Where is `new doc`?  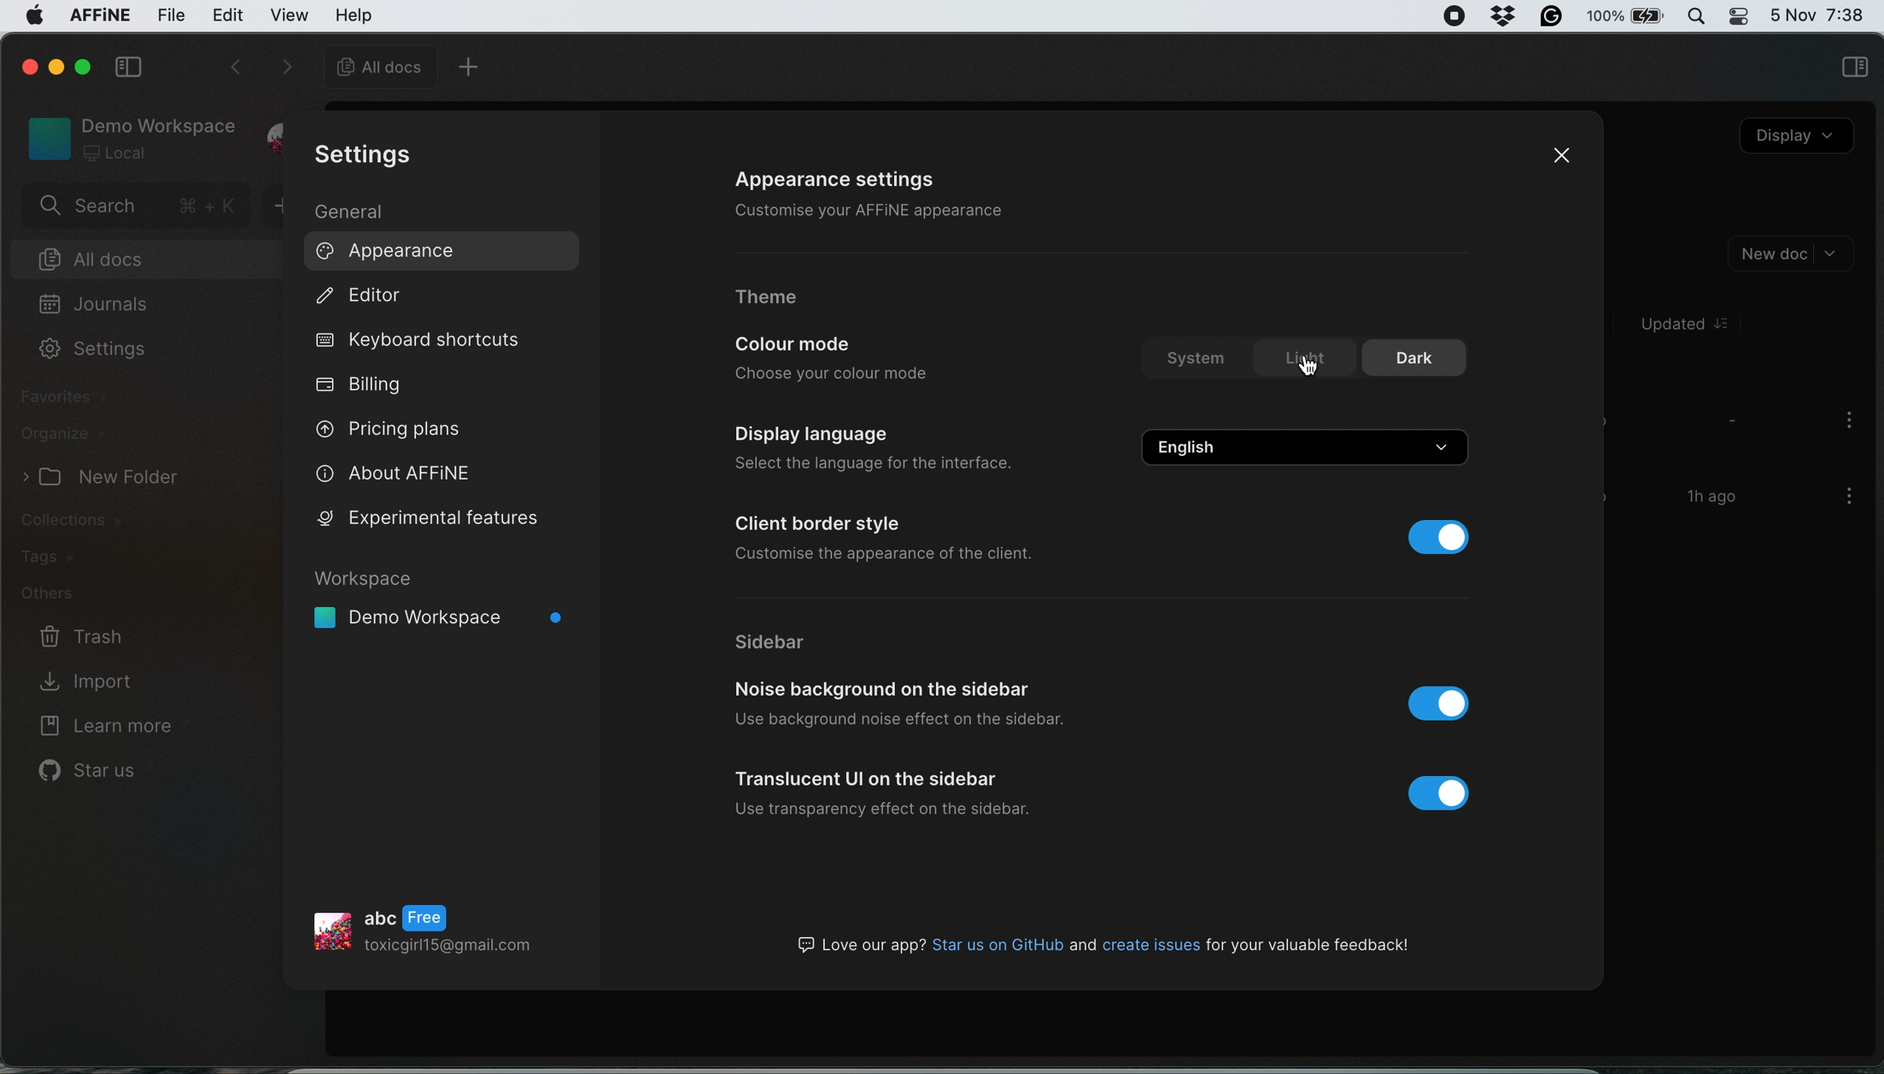 new doc is located at coordinates (1794, 254).